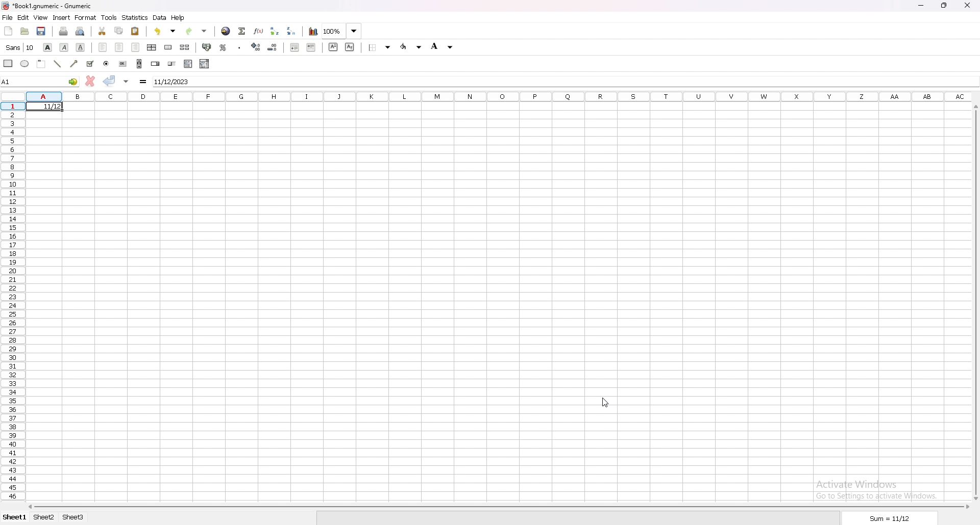  I want to click on summation, so click(242, 31).